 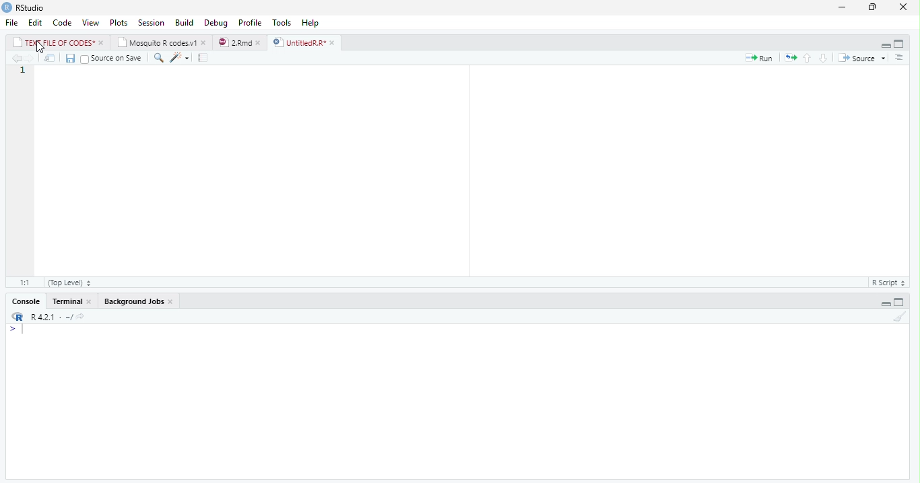 I want to click on Source on Save, so click(x=112, y=59).